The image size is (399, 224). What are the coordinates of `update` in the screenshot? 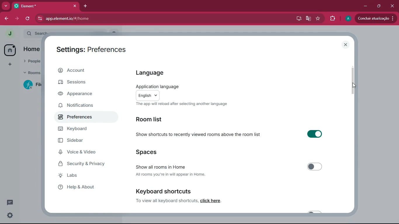 It's located at (377, 19).